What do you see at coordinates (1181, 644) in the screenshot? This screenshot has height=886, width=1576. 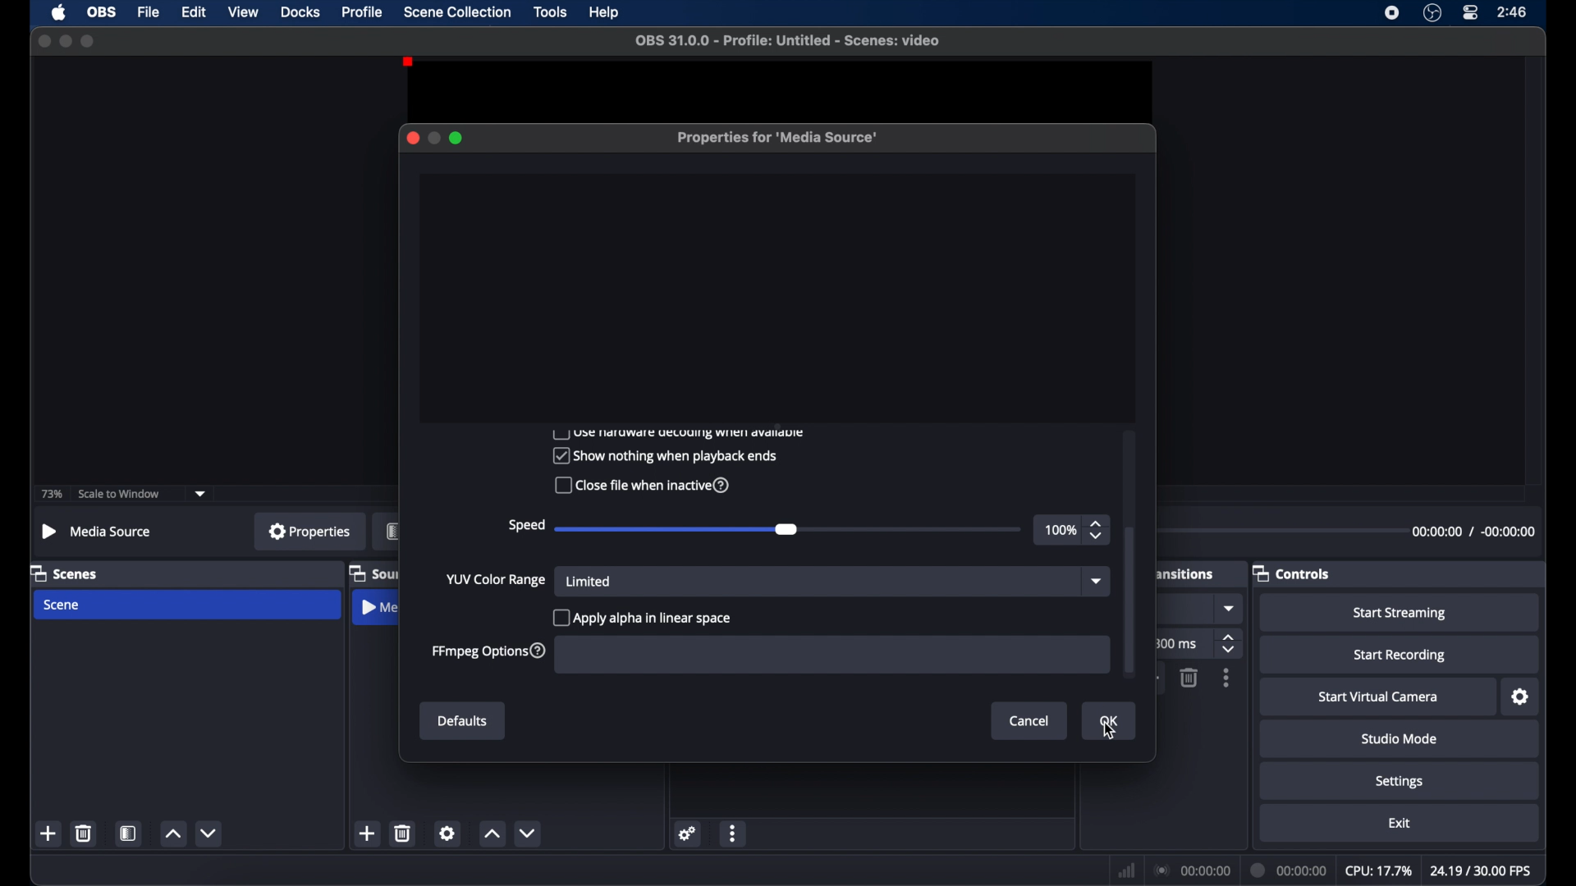 I see `ms` at bounding box center [1181, 644].